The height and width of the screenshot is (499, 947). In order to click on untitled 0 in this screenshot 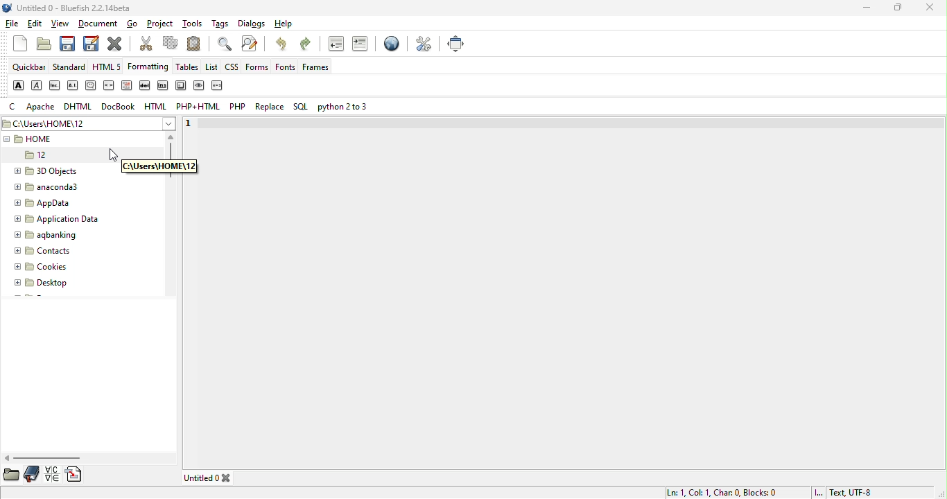, I will do `click(211, 478)`.